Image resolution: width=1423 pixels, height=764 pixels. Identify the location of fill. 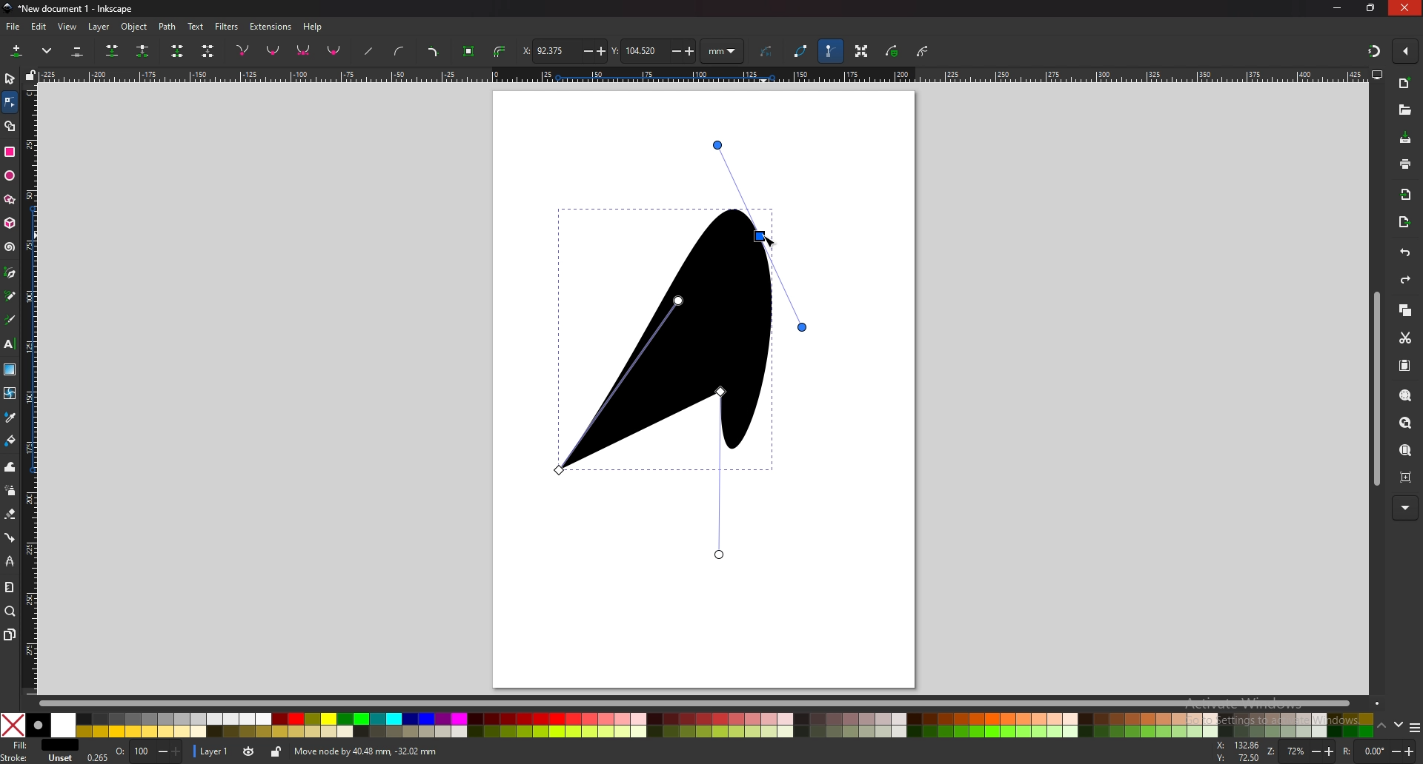
(38, 745).